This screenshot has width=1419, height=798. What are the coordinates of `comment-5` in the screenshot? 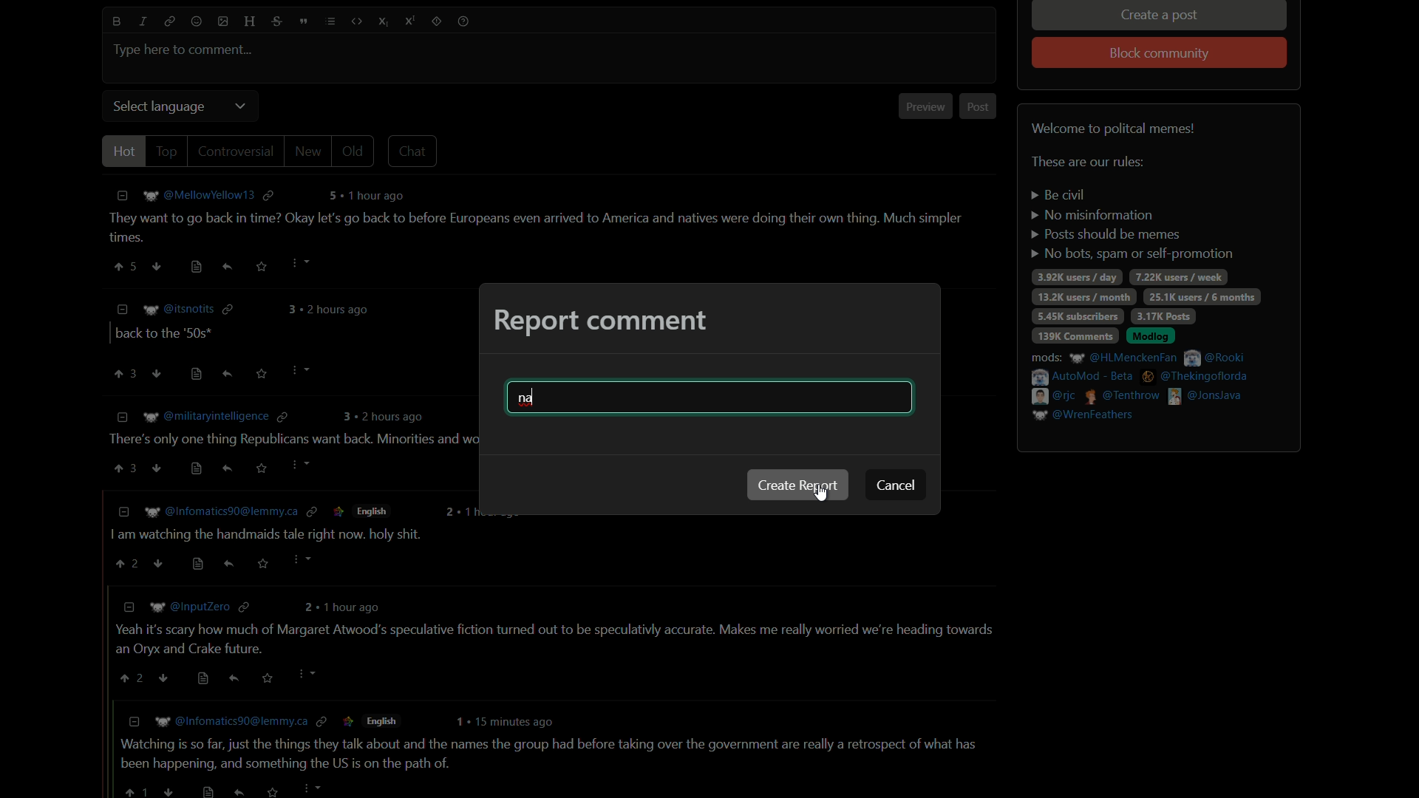 It's located at (561, 639).